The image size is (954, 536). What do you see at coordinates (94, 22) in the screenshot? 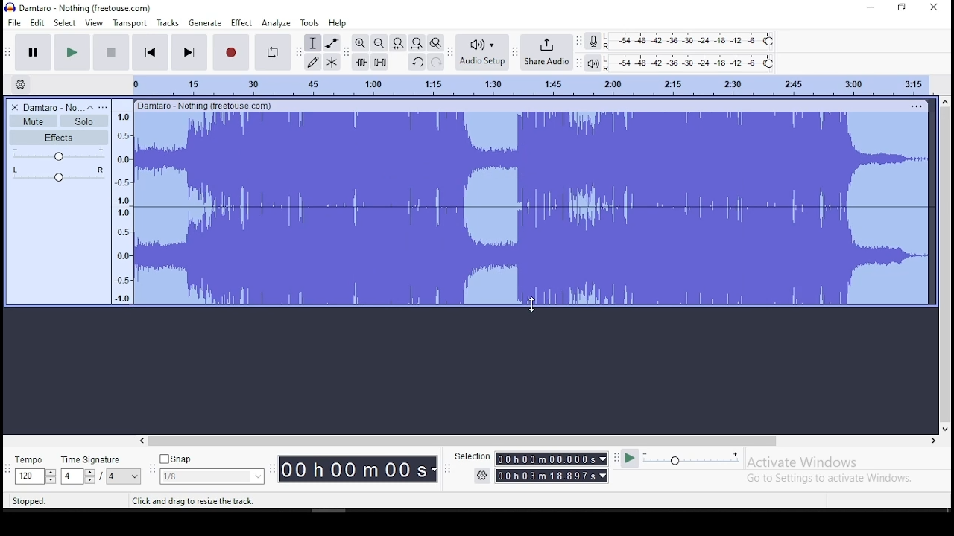
I see `view` at bounding box center [94, 22].